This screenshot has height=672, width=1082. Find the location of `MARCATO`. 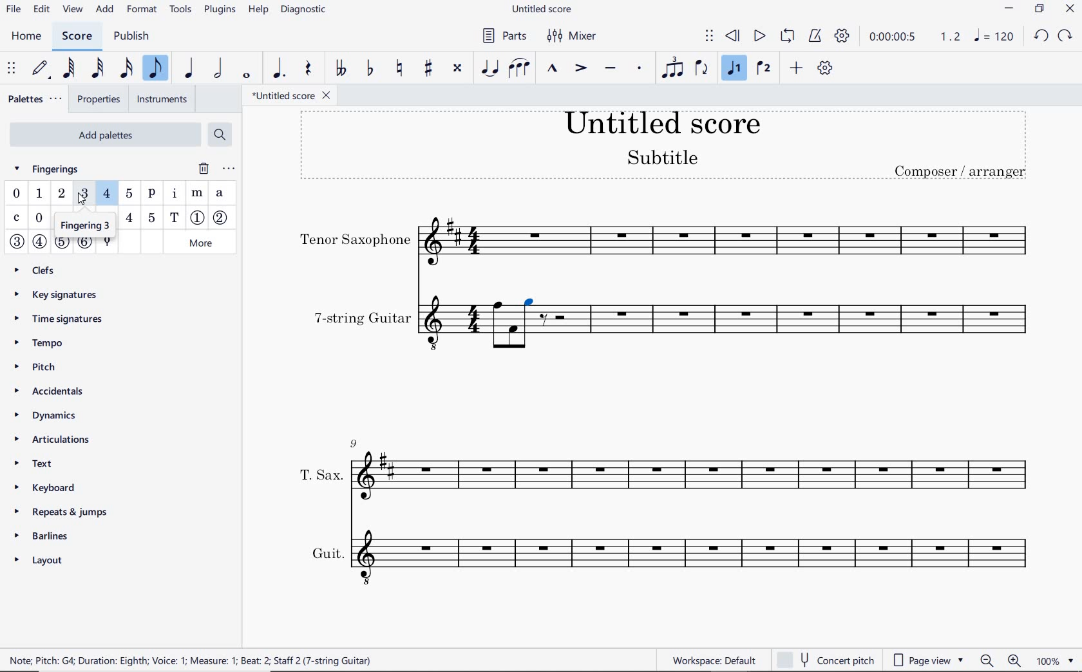

MARCATO is located at coordinates (552, 70).